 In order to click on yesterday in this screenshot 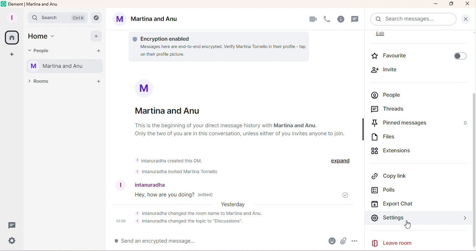, I will do `click(234, 205)`.